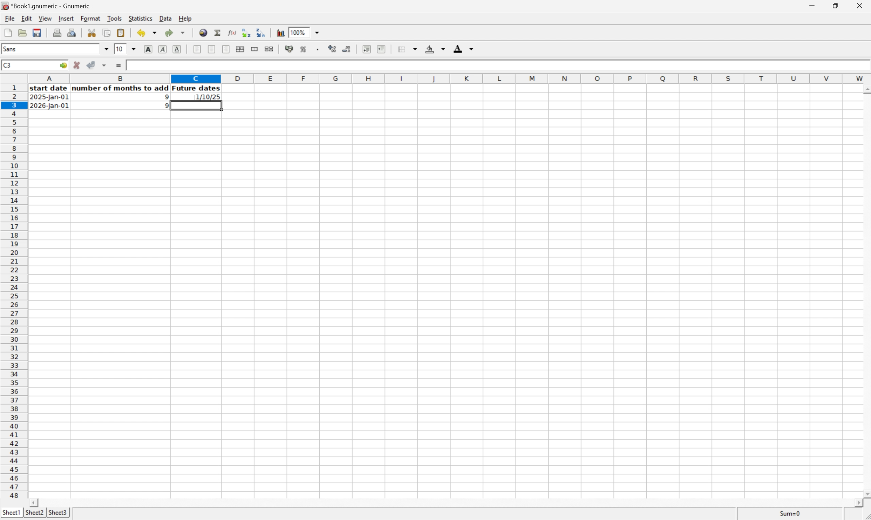 The height and width of the screenshot is (520, 871). I want to click on Insert a chart, so click(281, 33).